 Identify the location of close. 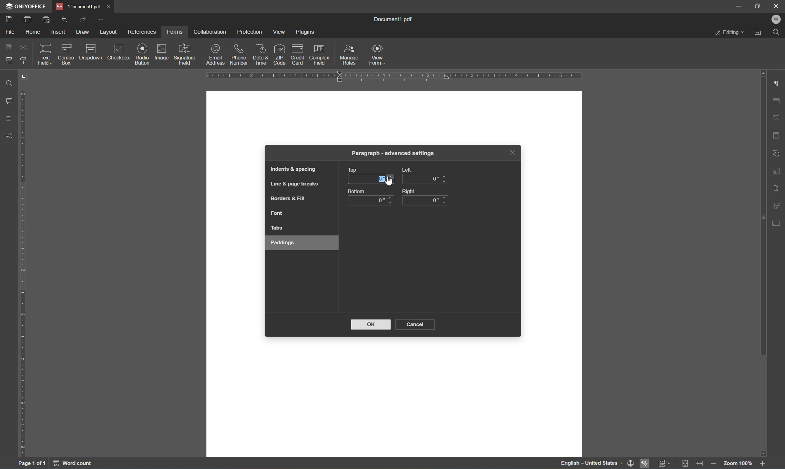
(777, 5).